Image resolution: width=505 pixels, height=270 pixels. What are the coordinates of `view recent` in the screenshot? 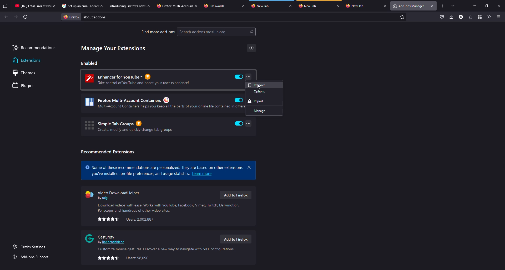 It's located at (6, 6).